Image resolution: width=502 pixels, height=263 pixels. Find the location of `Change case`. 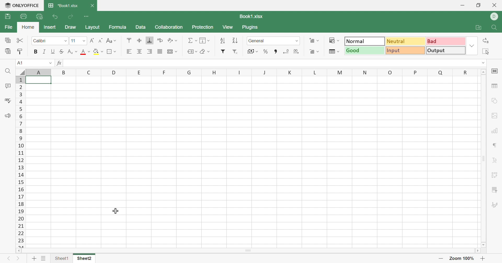

Change case is located at coordinates (108, 40).